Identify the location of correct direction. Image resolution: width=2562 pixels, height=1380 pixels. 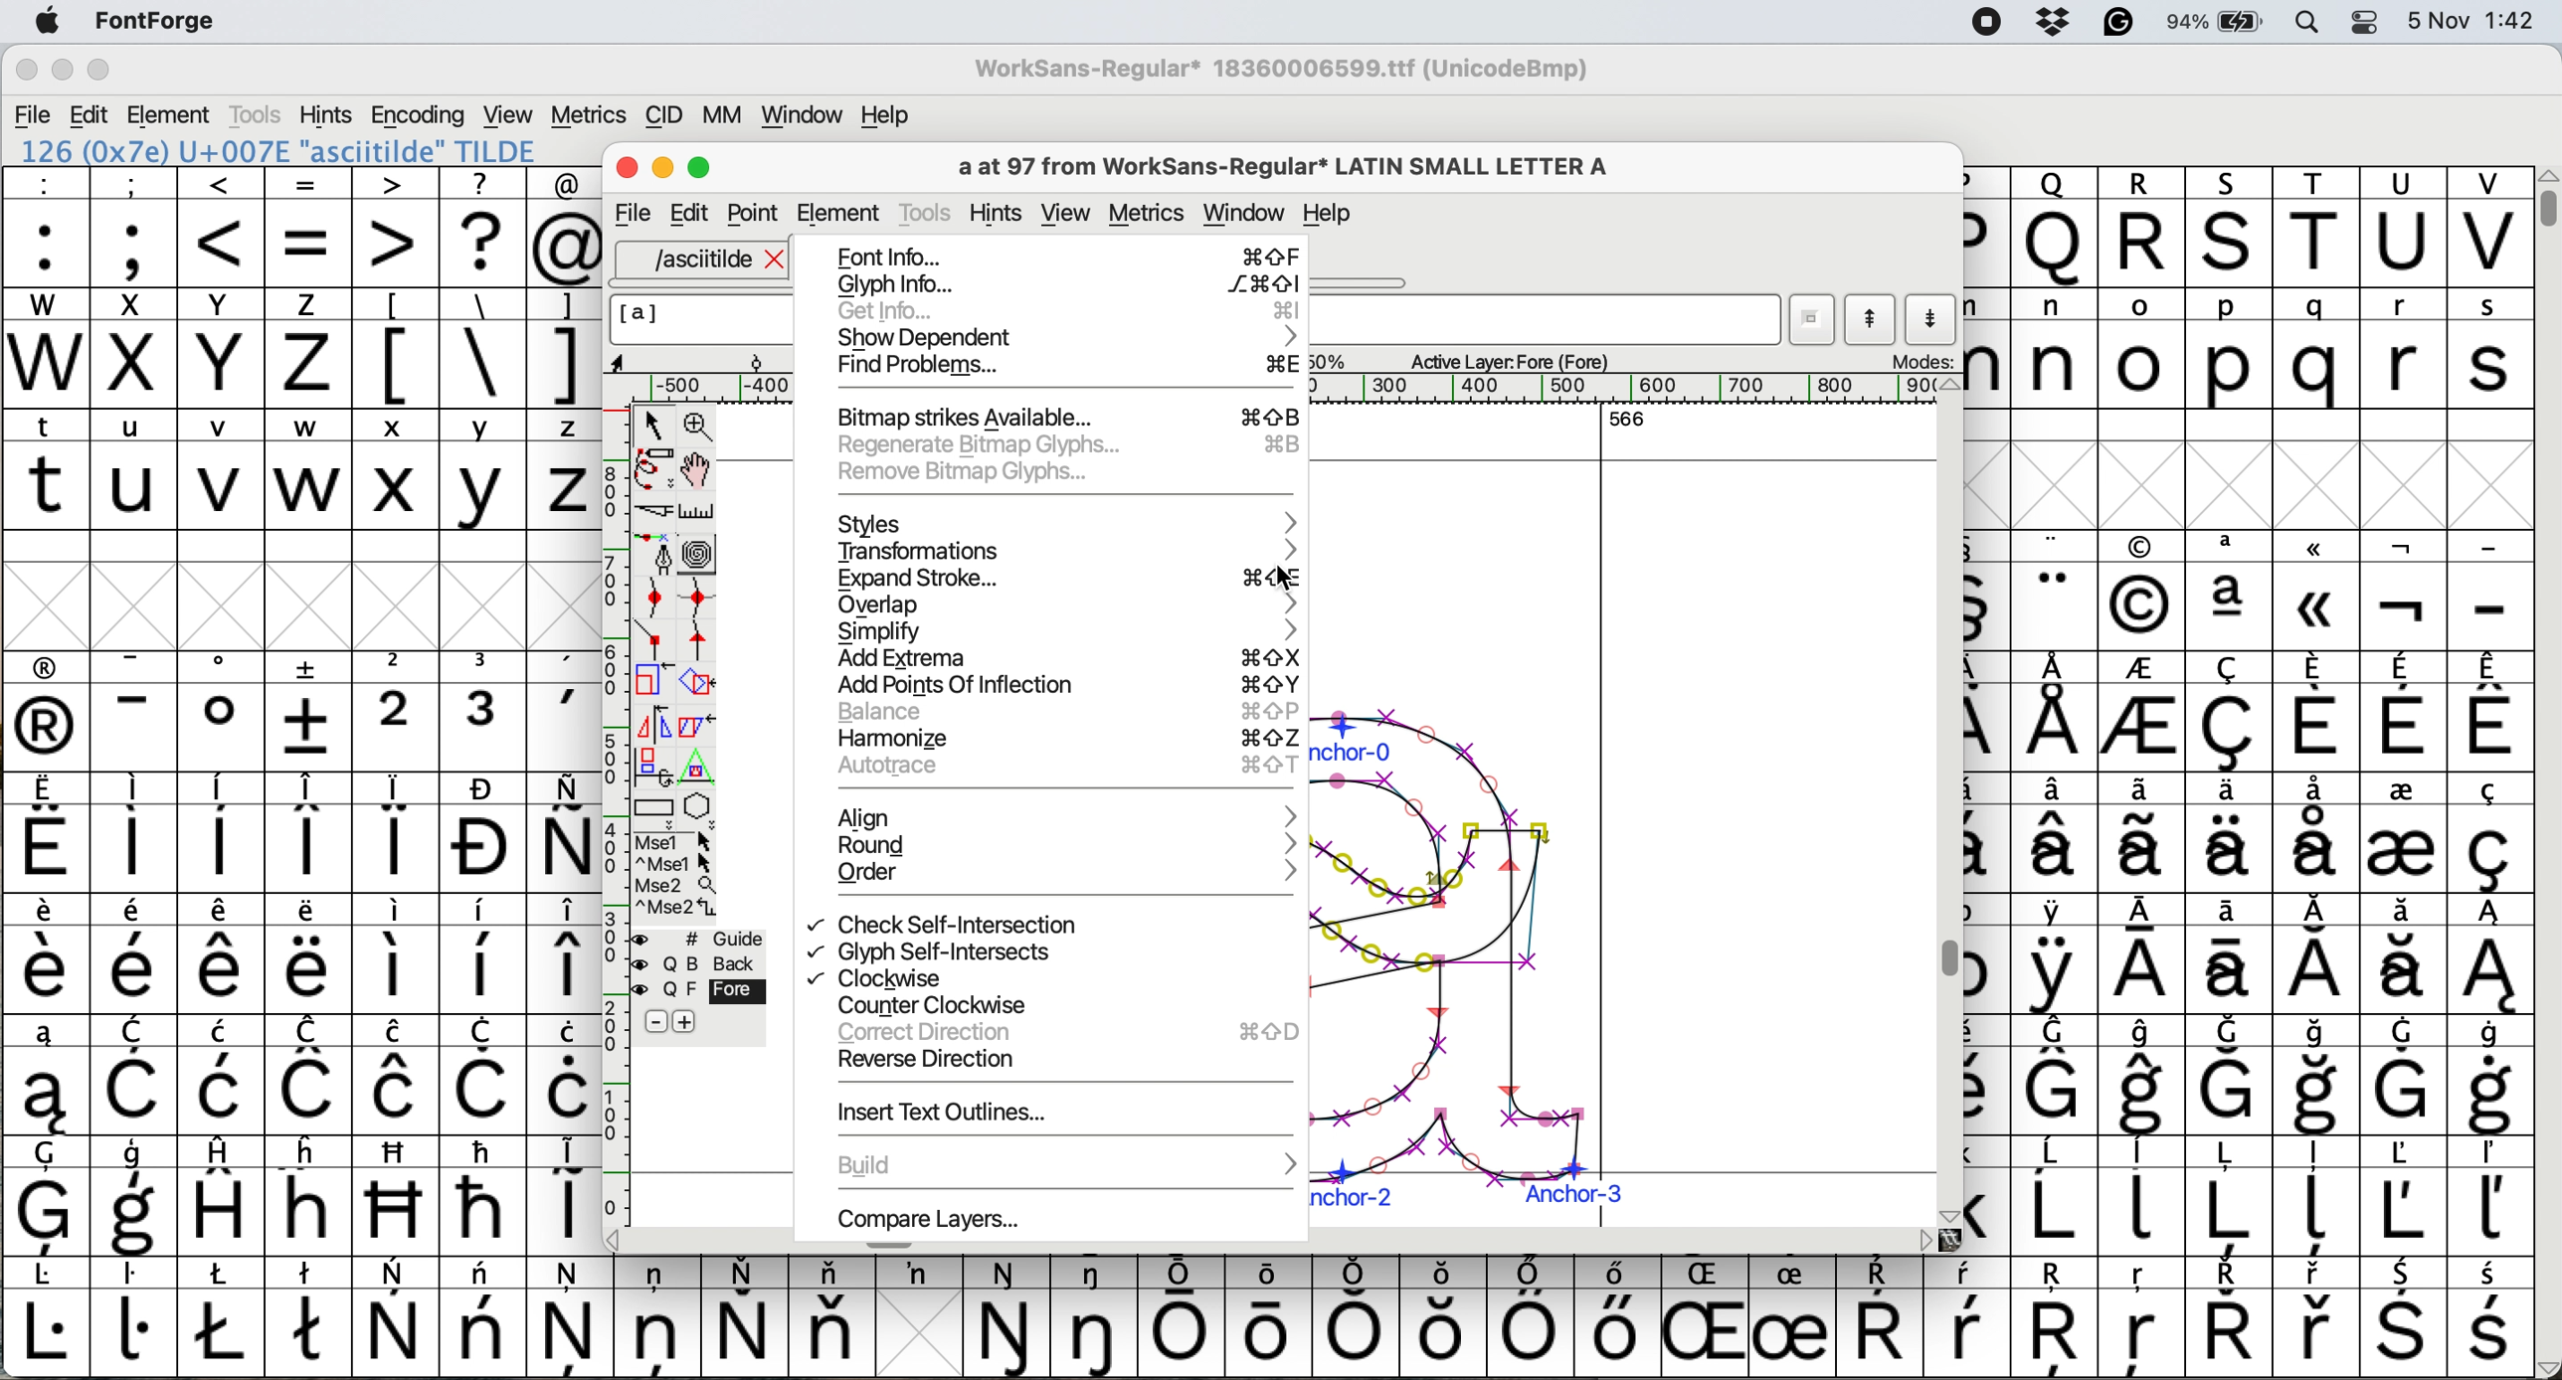
(1054, 1032).